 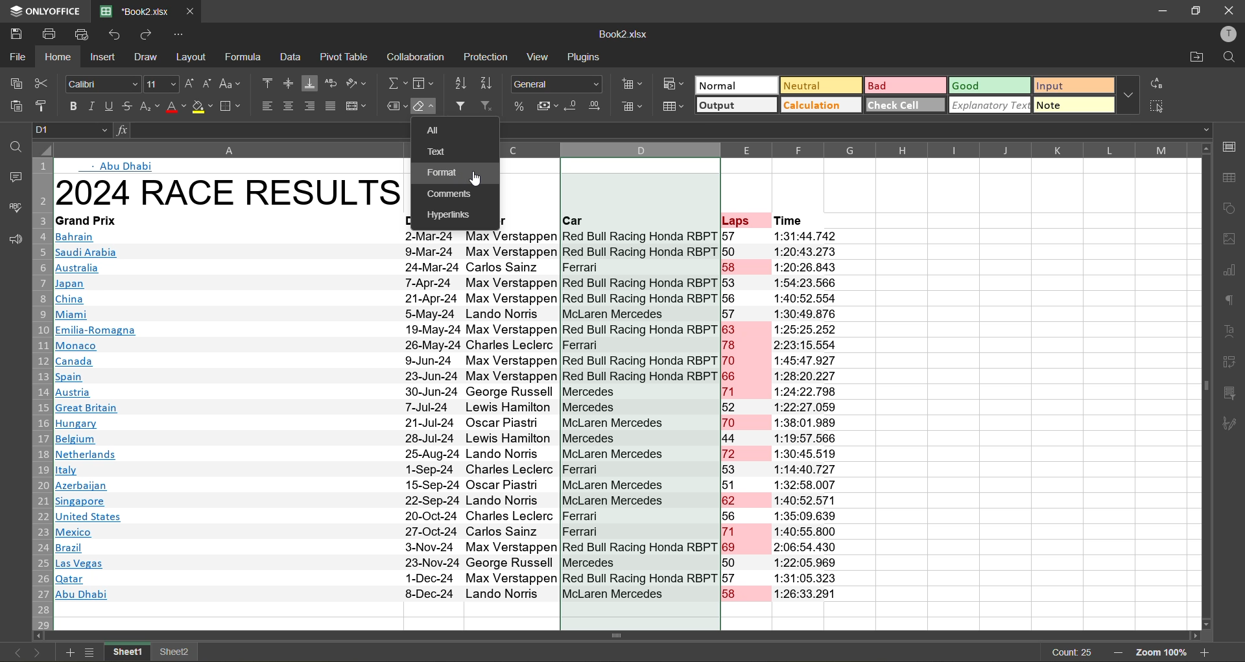 What do you see at coordinates (145, 57) in the screenshot?
I see `draw` at bounding box center [145, 57].